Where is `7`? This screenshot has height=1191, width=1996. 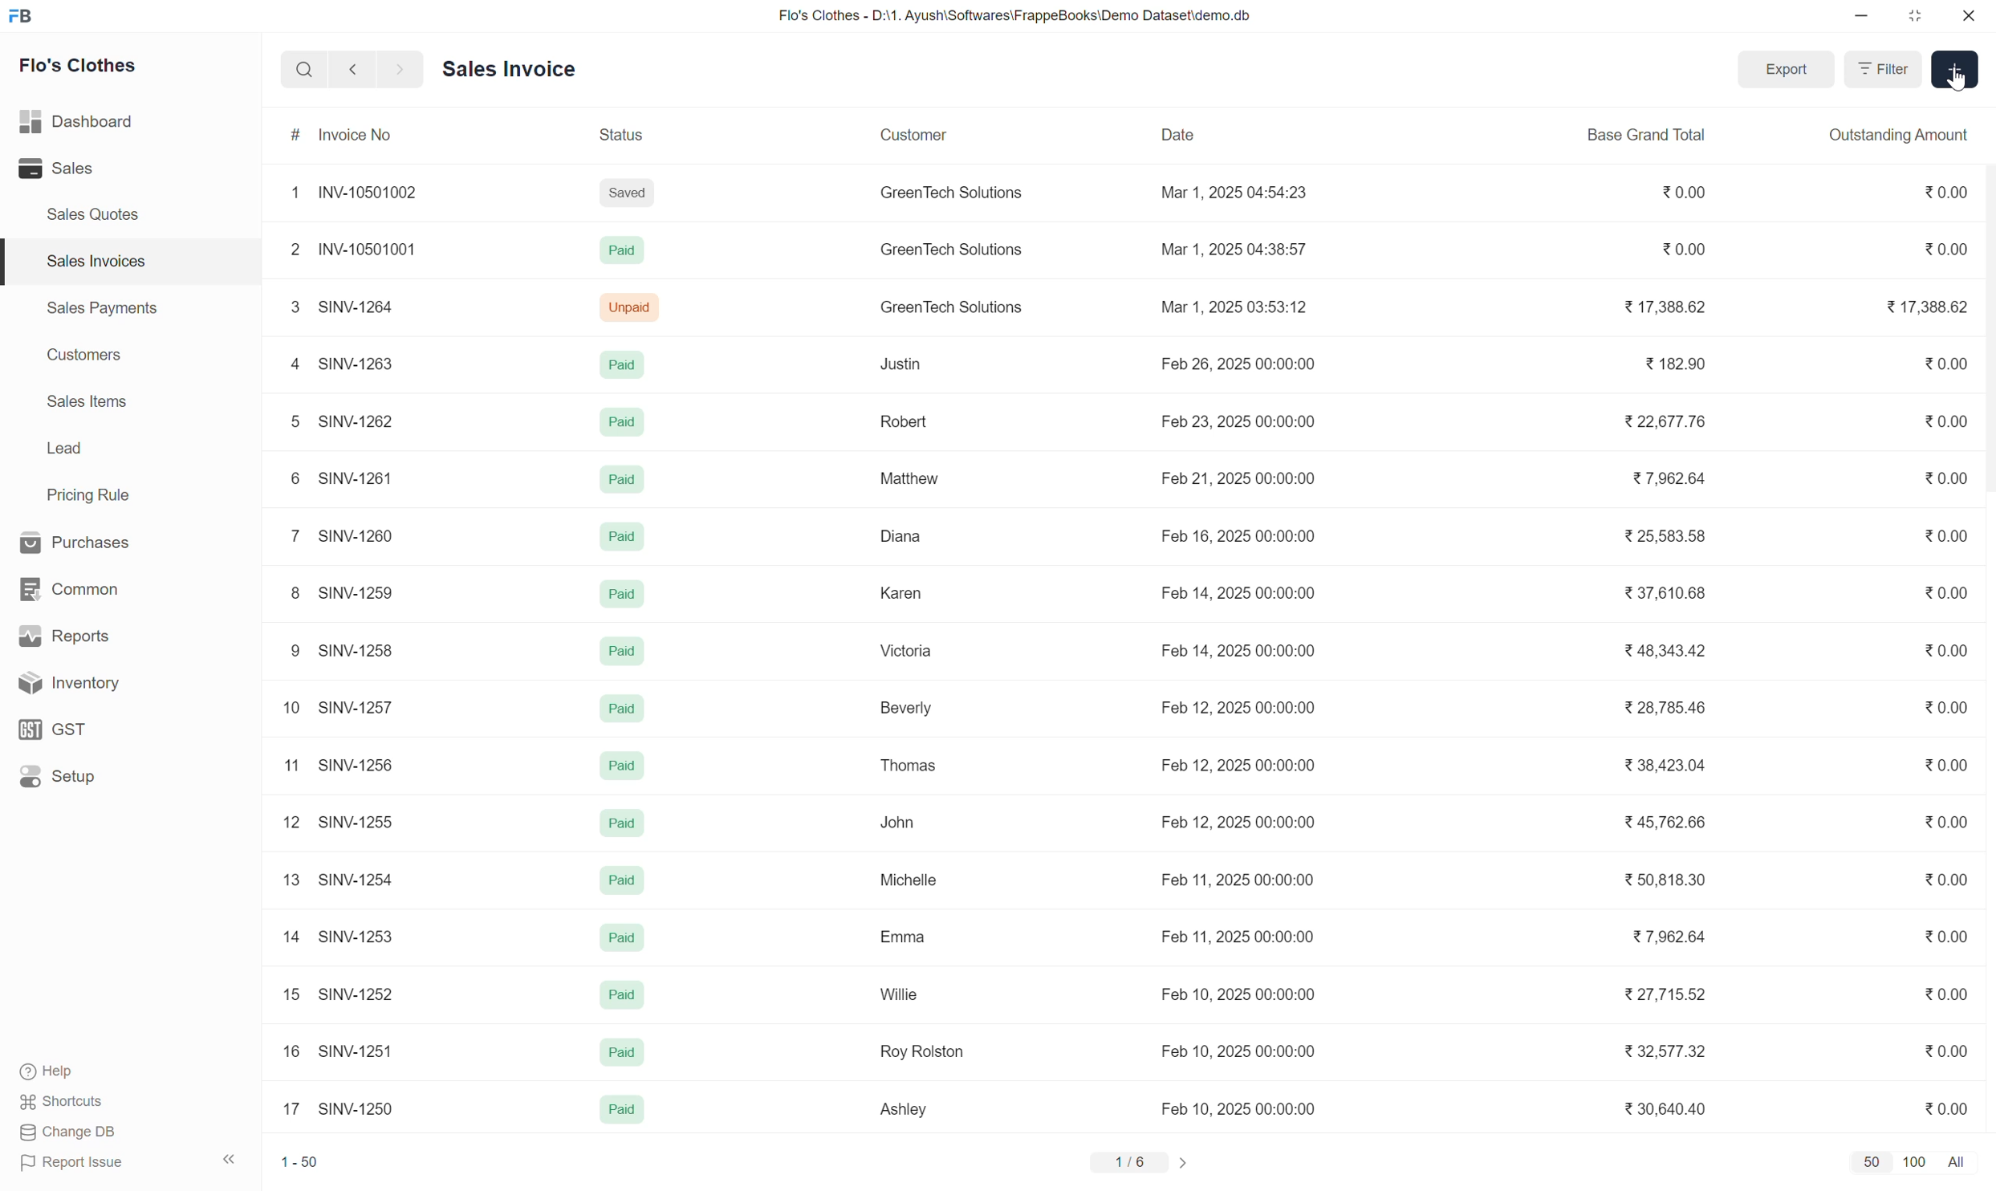
7 is located at coordinates (291, 539).